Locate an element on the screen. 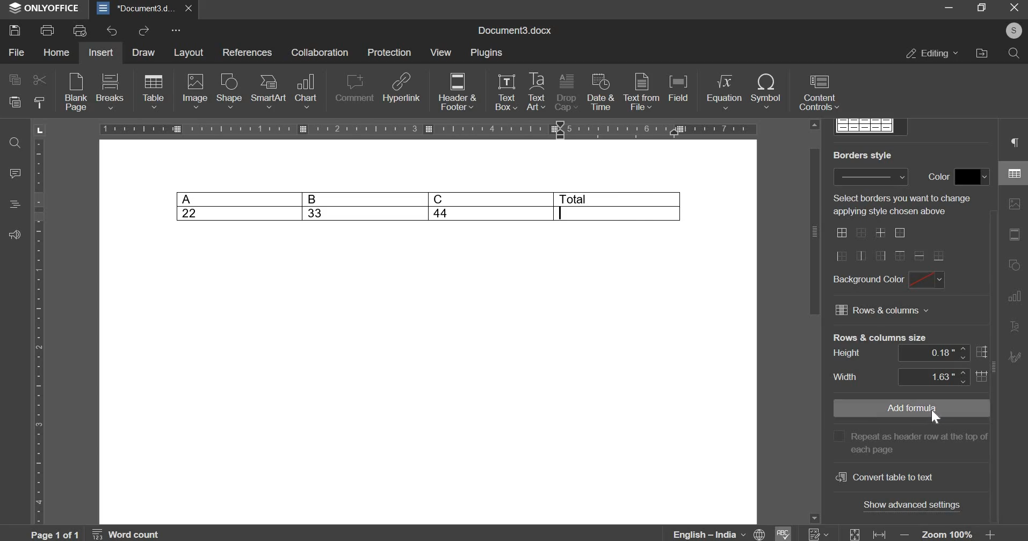 The image size is (1028, 541). width is located at coordinates (846, 377).